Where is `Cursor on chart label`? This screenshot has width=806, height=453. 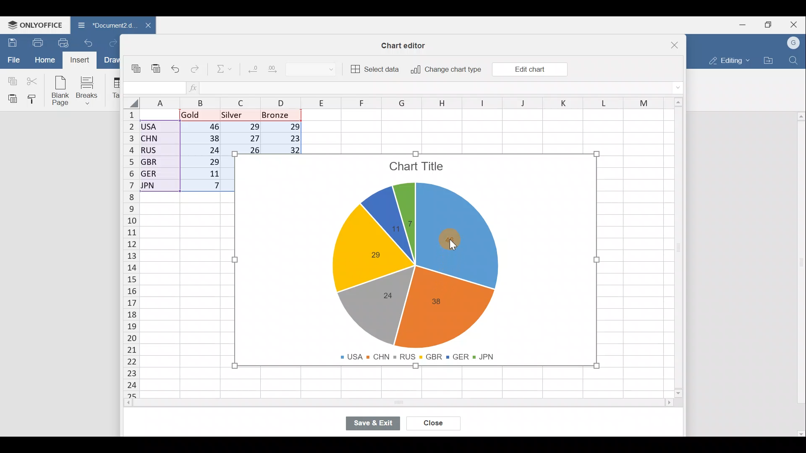 Cursor on chart label is located at coordinates (451, 246).